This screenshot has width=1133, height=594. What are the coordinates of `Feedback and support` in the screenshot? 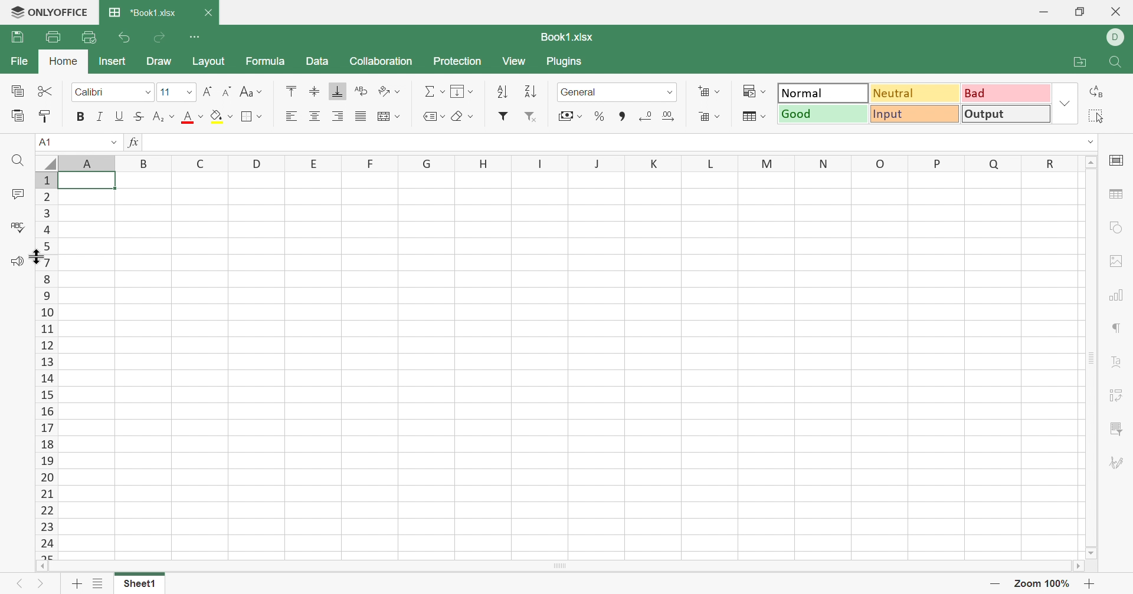 It's located at (17, 263).